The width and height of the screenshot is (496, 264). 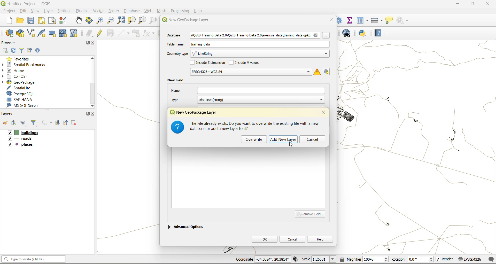 I want to click on Question mark, so click(x=177, y=128).